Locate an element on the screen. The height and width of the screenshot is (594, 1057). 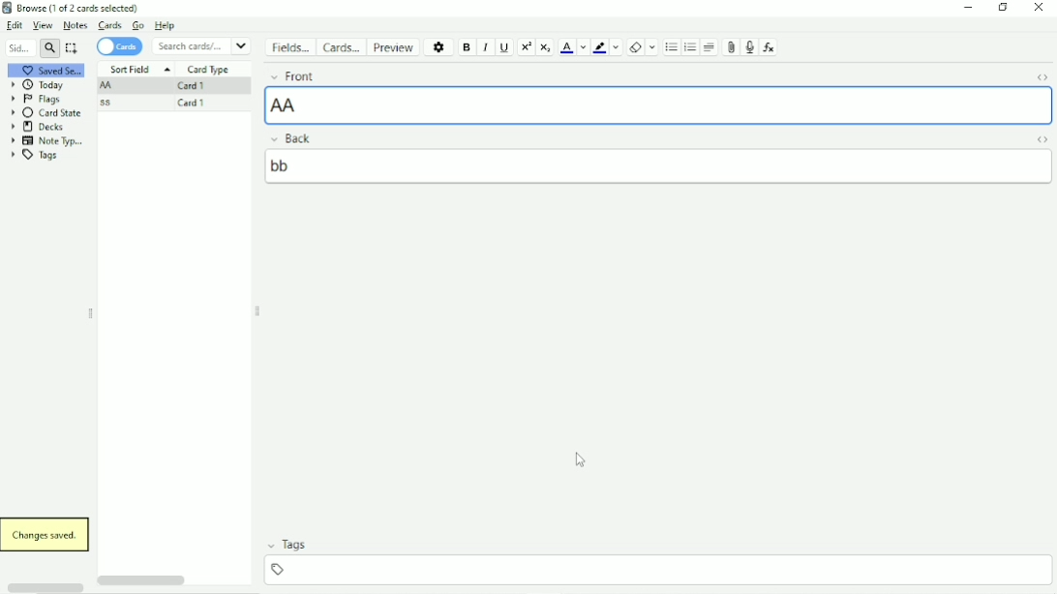
Card State is located at coordinates (47, 113).